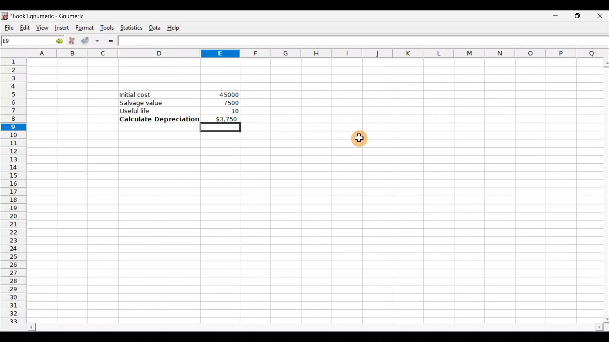  Describe the element at coordinates (554, 18) in the screenshot. I see `Minimize` at that location.